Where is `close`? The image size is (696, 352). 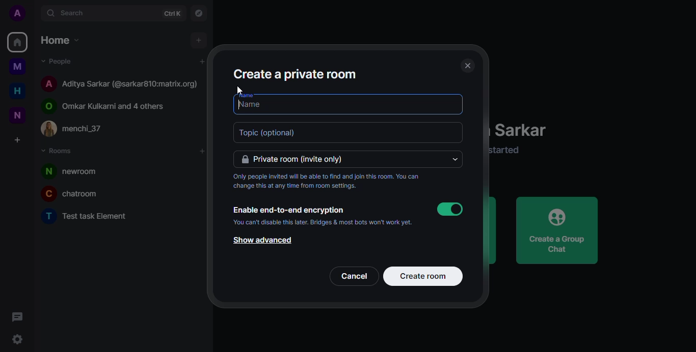 close is located at coordinates (467, 65).